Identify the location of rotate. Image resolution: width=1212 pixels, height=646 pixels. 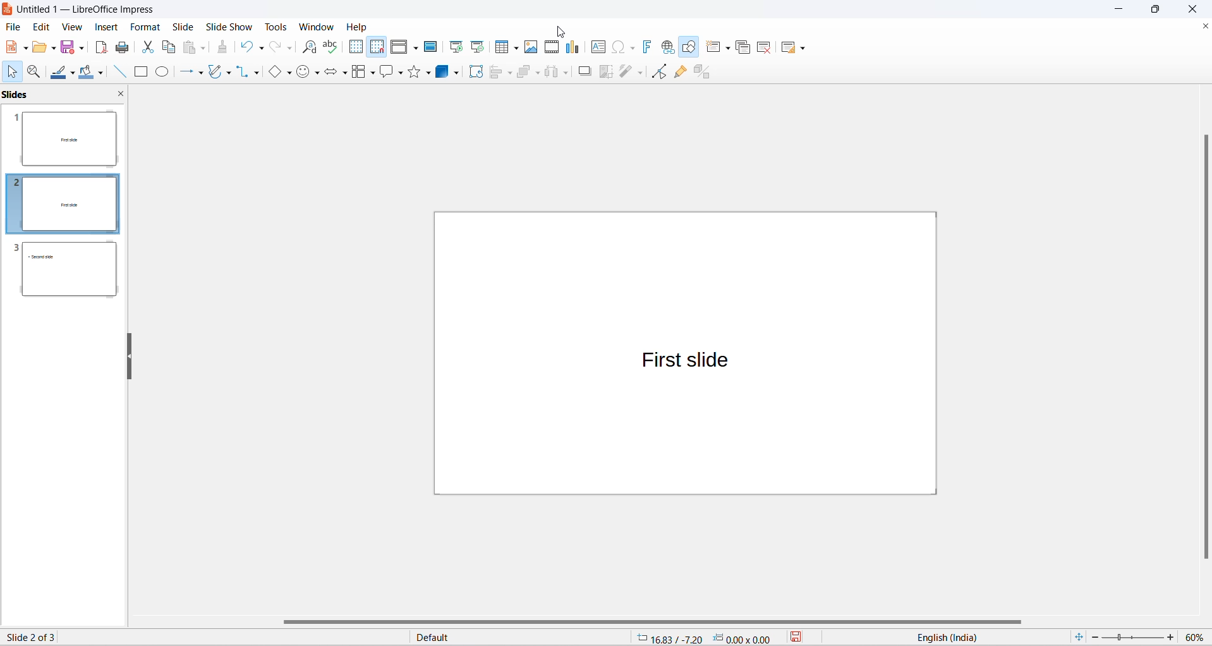
(477, 73).